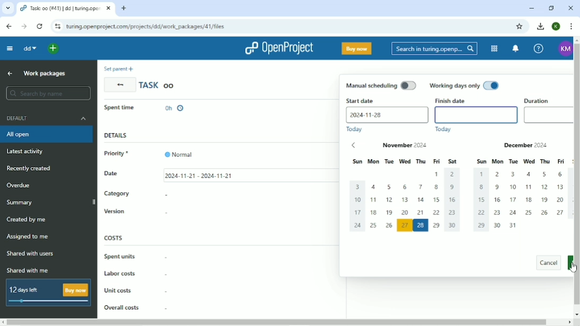 Image resolution: width=580 pixels, height=326 pixels. What do you see at coordinates (176, 109) in the screenshot?
I see `0h` at bounding box center [176, 109].